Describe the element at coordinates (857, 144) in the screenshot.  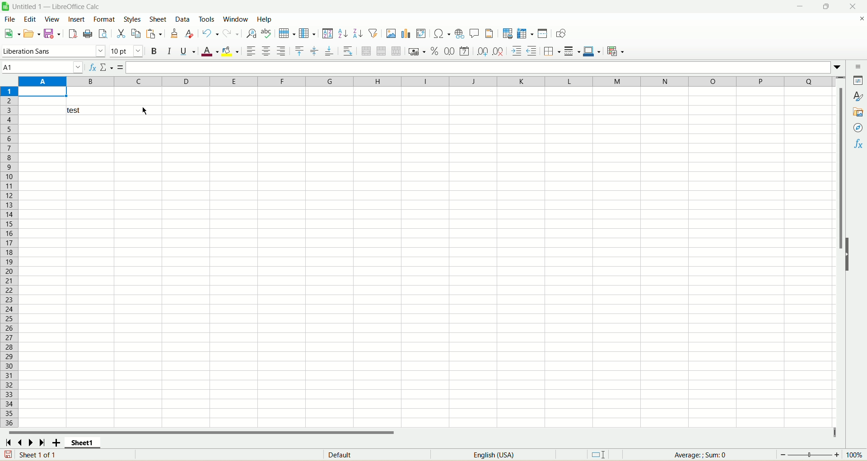
I see `functions` at that location.